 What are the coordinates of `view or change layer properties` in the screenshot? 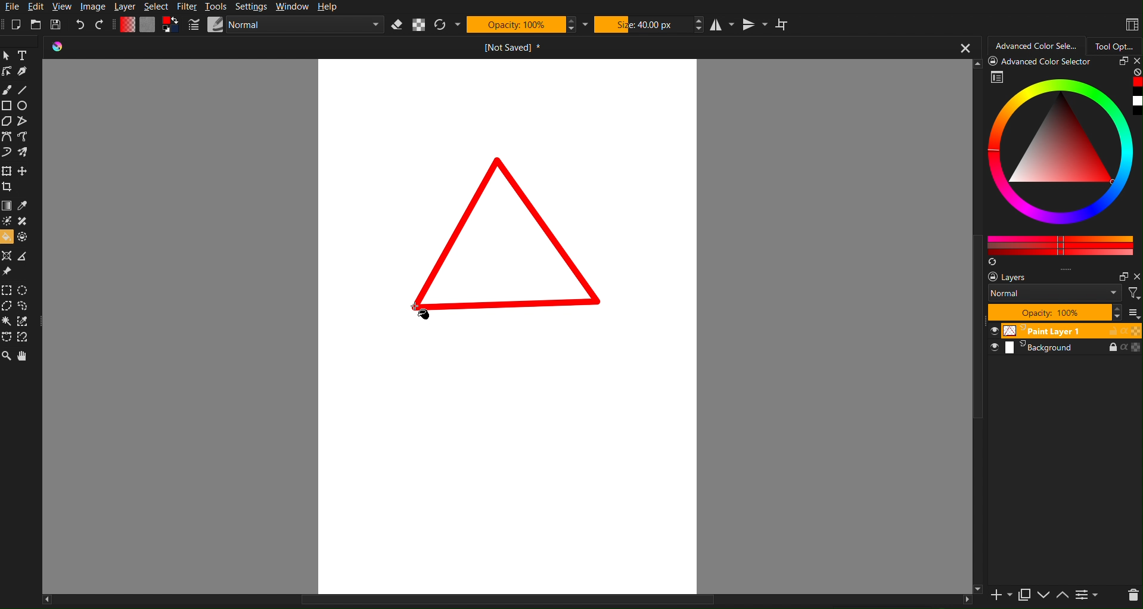 It's located at (1087, 596).